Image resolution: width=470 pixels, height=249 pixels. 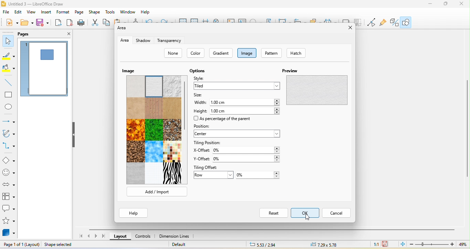 I want to click on previous page, so click(x=89, y=236).